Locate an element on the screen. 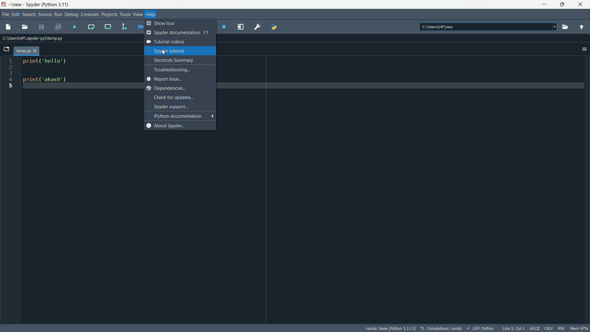 The image size is (590, 332). file name is located at coordinates (26, 50).